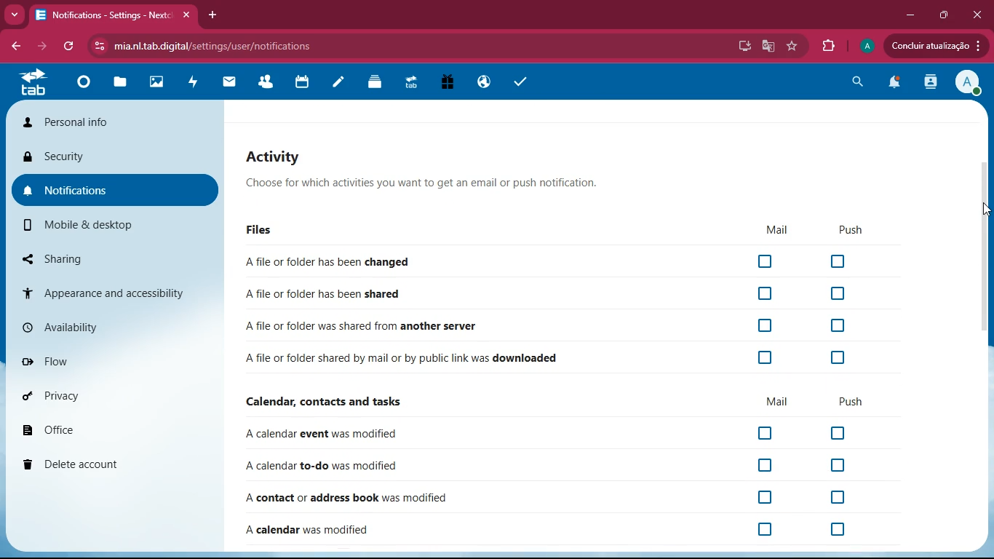  I want to click on delete account, so click(115, 464).